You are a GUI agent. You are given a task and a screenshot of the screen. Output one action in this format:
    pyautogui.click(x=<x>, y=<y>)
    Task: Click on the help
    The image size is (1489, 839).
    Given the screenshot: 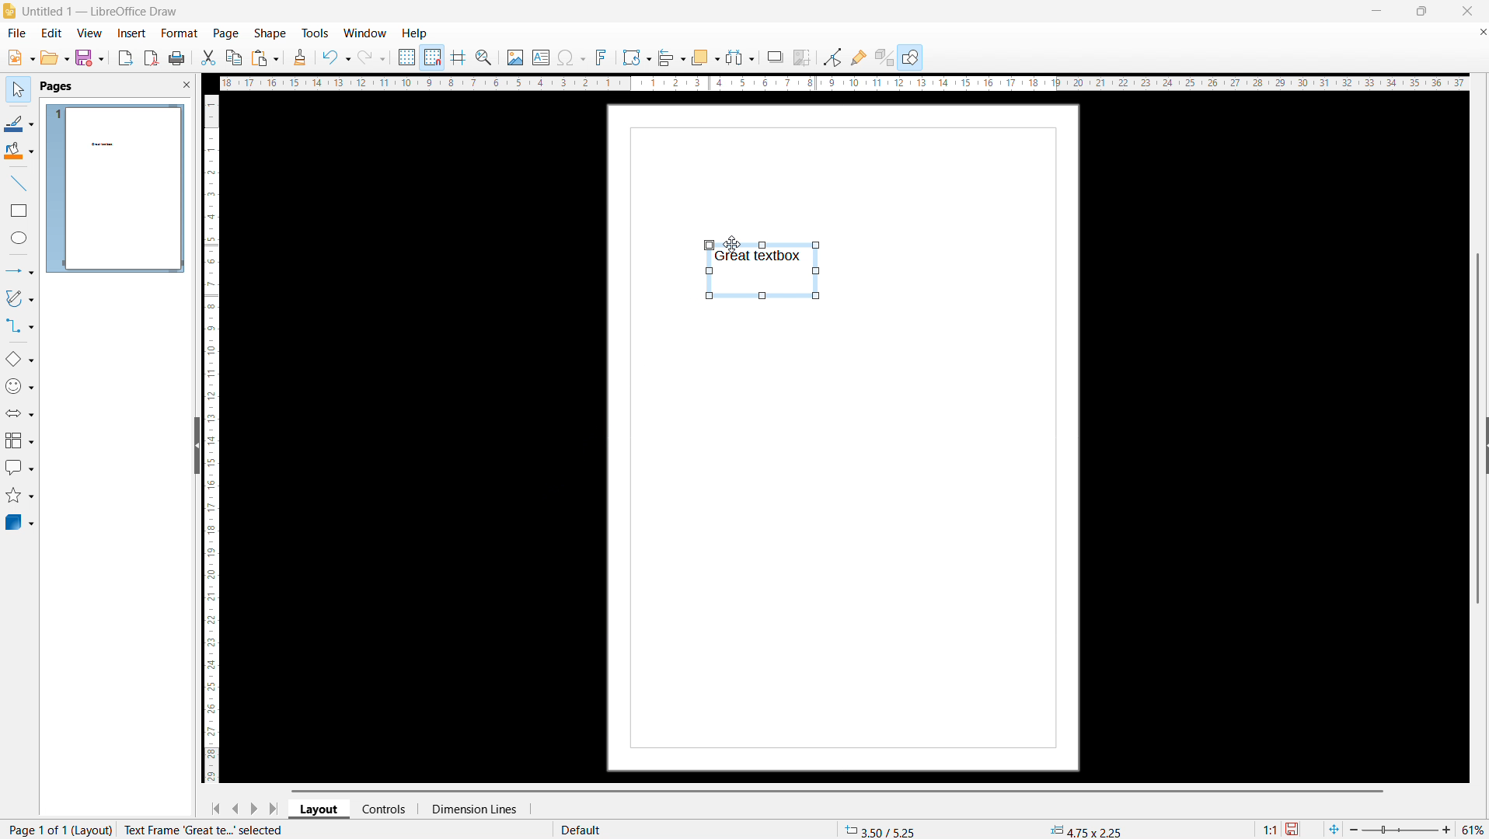 What is the action you would take?
    pyautogui.click(x=415, y=33)
    